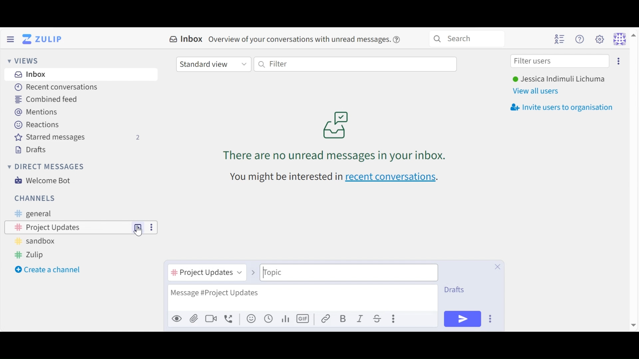 The height and width of the screenshot is (359, 639). I want to click on Help menu, so click(581, 39).